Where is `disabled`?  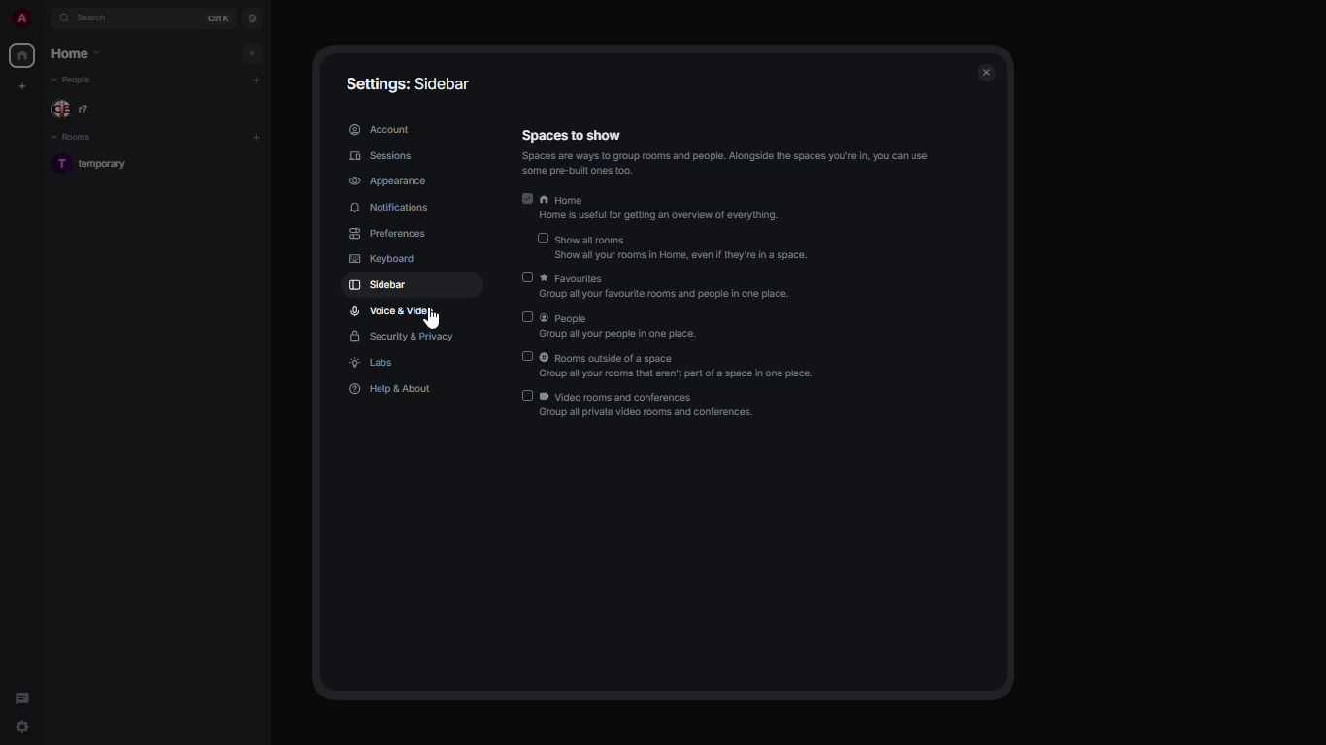
disabled is located at coordinates (526, 396).